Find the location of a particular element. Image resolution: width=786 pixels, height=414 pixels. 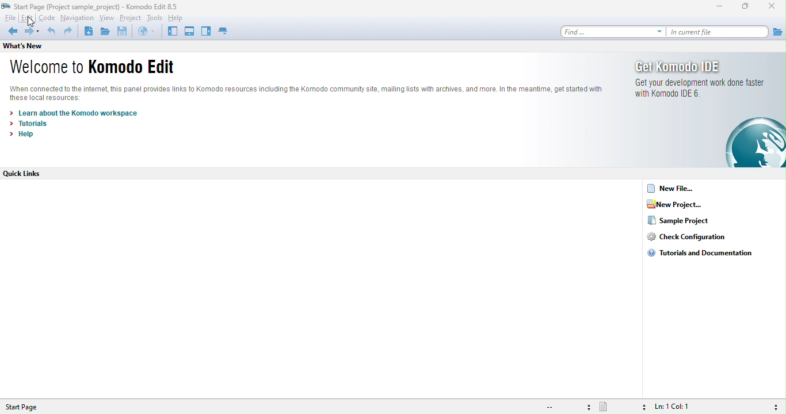

edit is located at coordinates (29, 18).